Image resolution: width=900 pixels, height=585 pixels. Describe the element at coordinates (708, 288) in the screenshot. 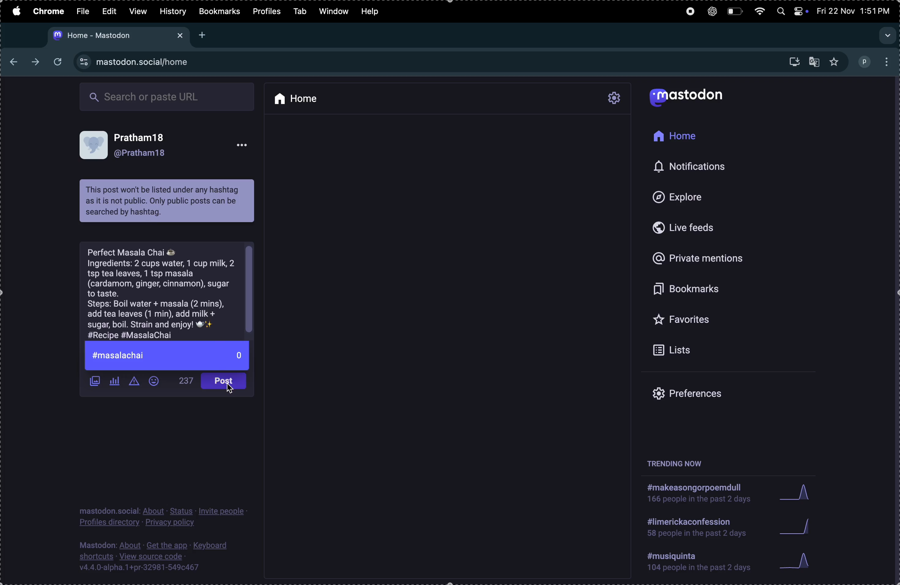

I see `bookmarks` at that location.